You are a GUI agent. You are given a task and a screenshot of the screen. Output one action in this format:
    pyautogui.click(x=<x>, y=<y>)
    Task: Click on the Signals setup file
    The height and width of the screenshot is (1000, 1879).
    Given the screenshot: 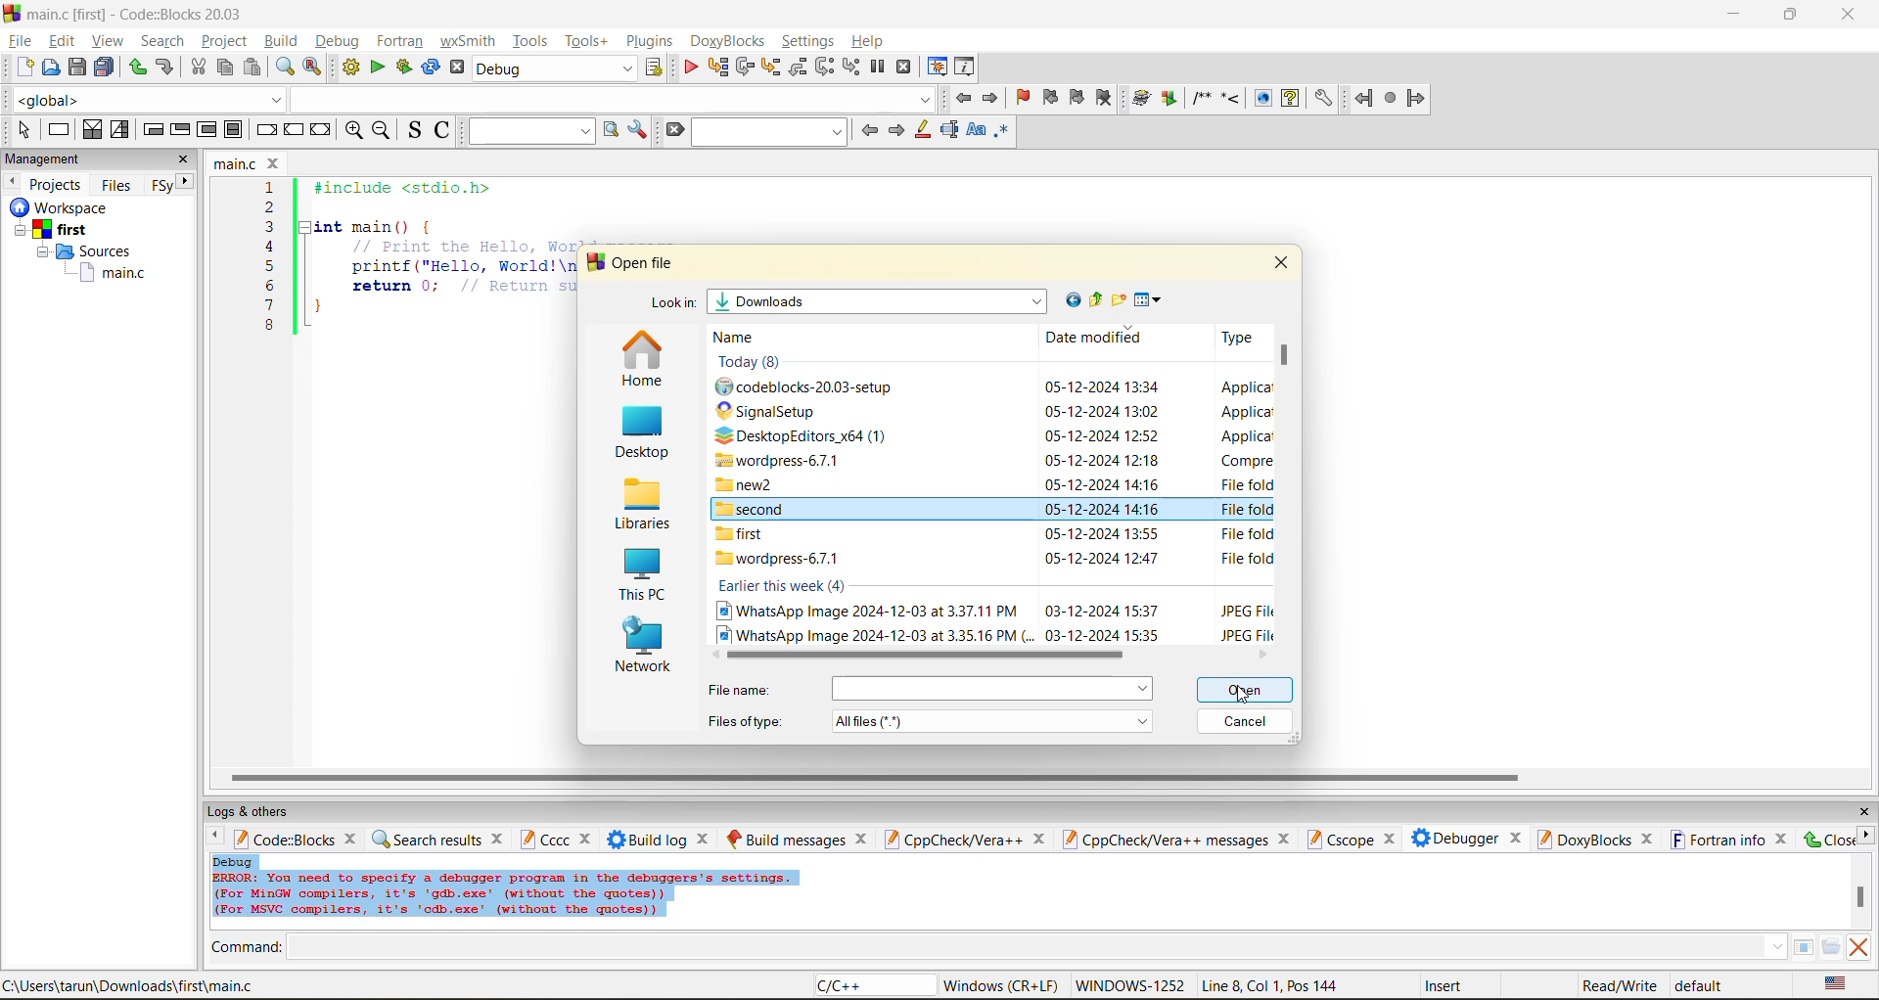 What is the action you would take?
    pyautogui.click(x=777, y=411)
    